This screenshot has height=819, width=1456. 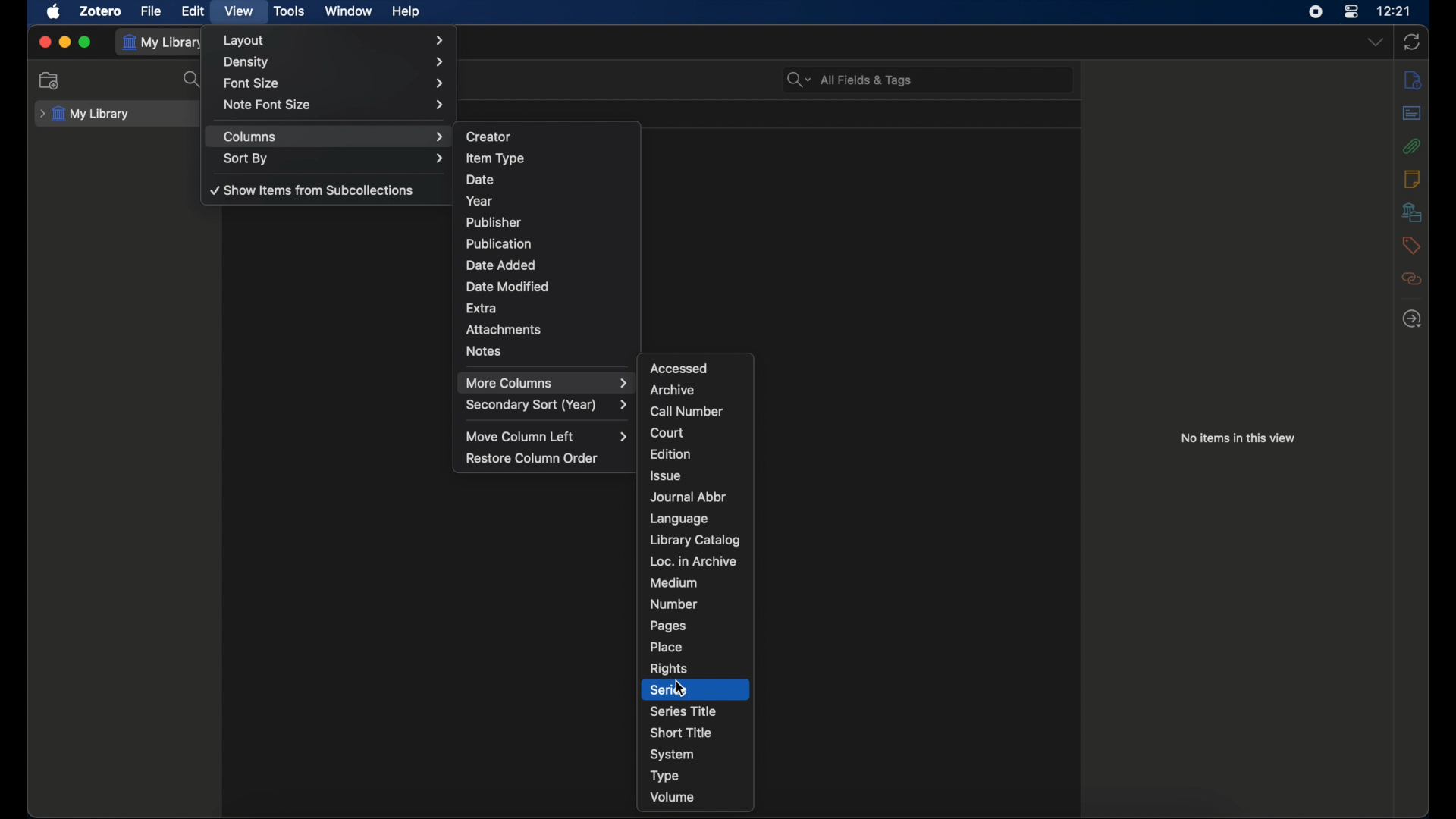 I want to click on libraries, so click(x=1412, y=212).